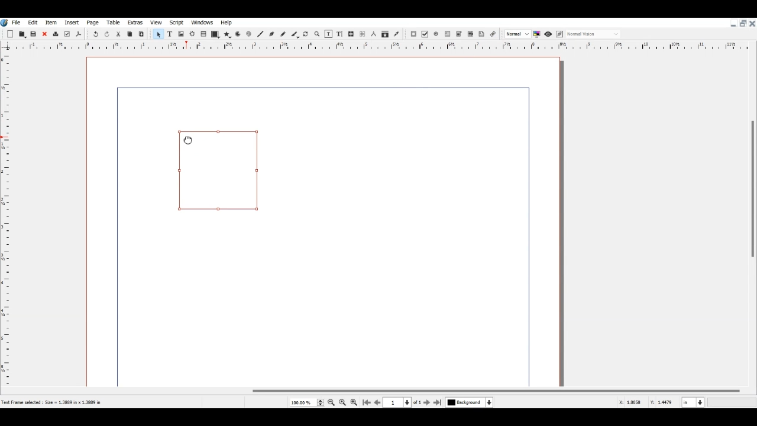 The width and height of the screenshot is (757, 426). Describe the element at coordinates (181, 34) in the screenshot. I see `Image Frame` at that location.